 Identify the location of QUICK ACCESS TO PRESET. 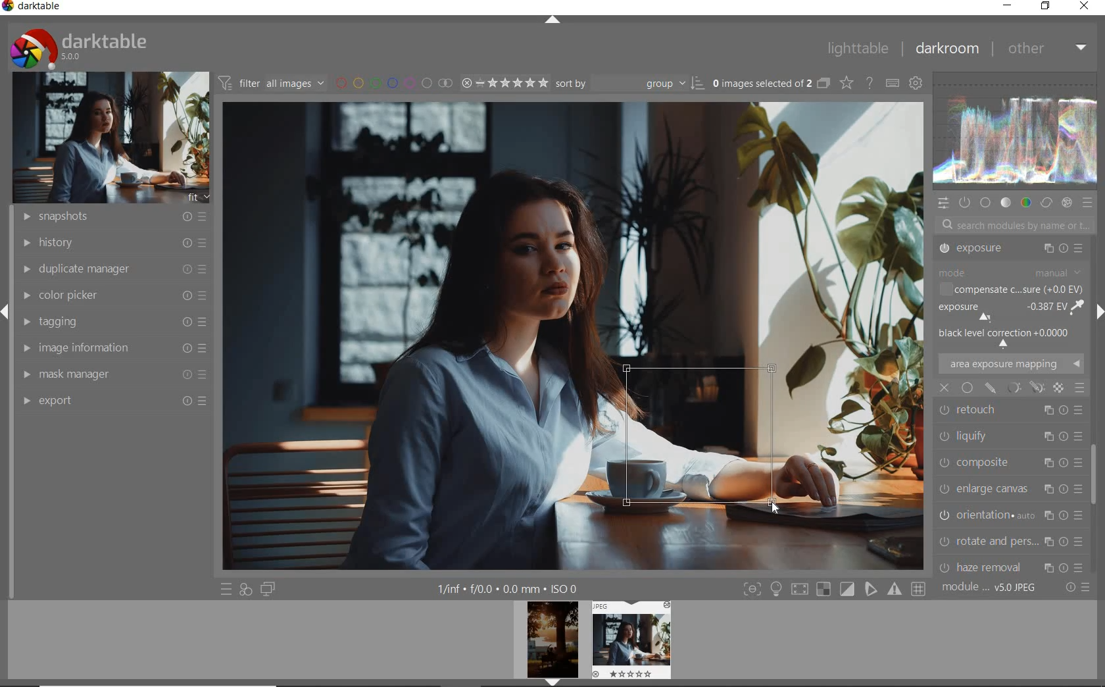
(226, 588).